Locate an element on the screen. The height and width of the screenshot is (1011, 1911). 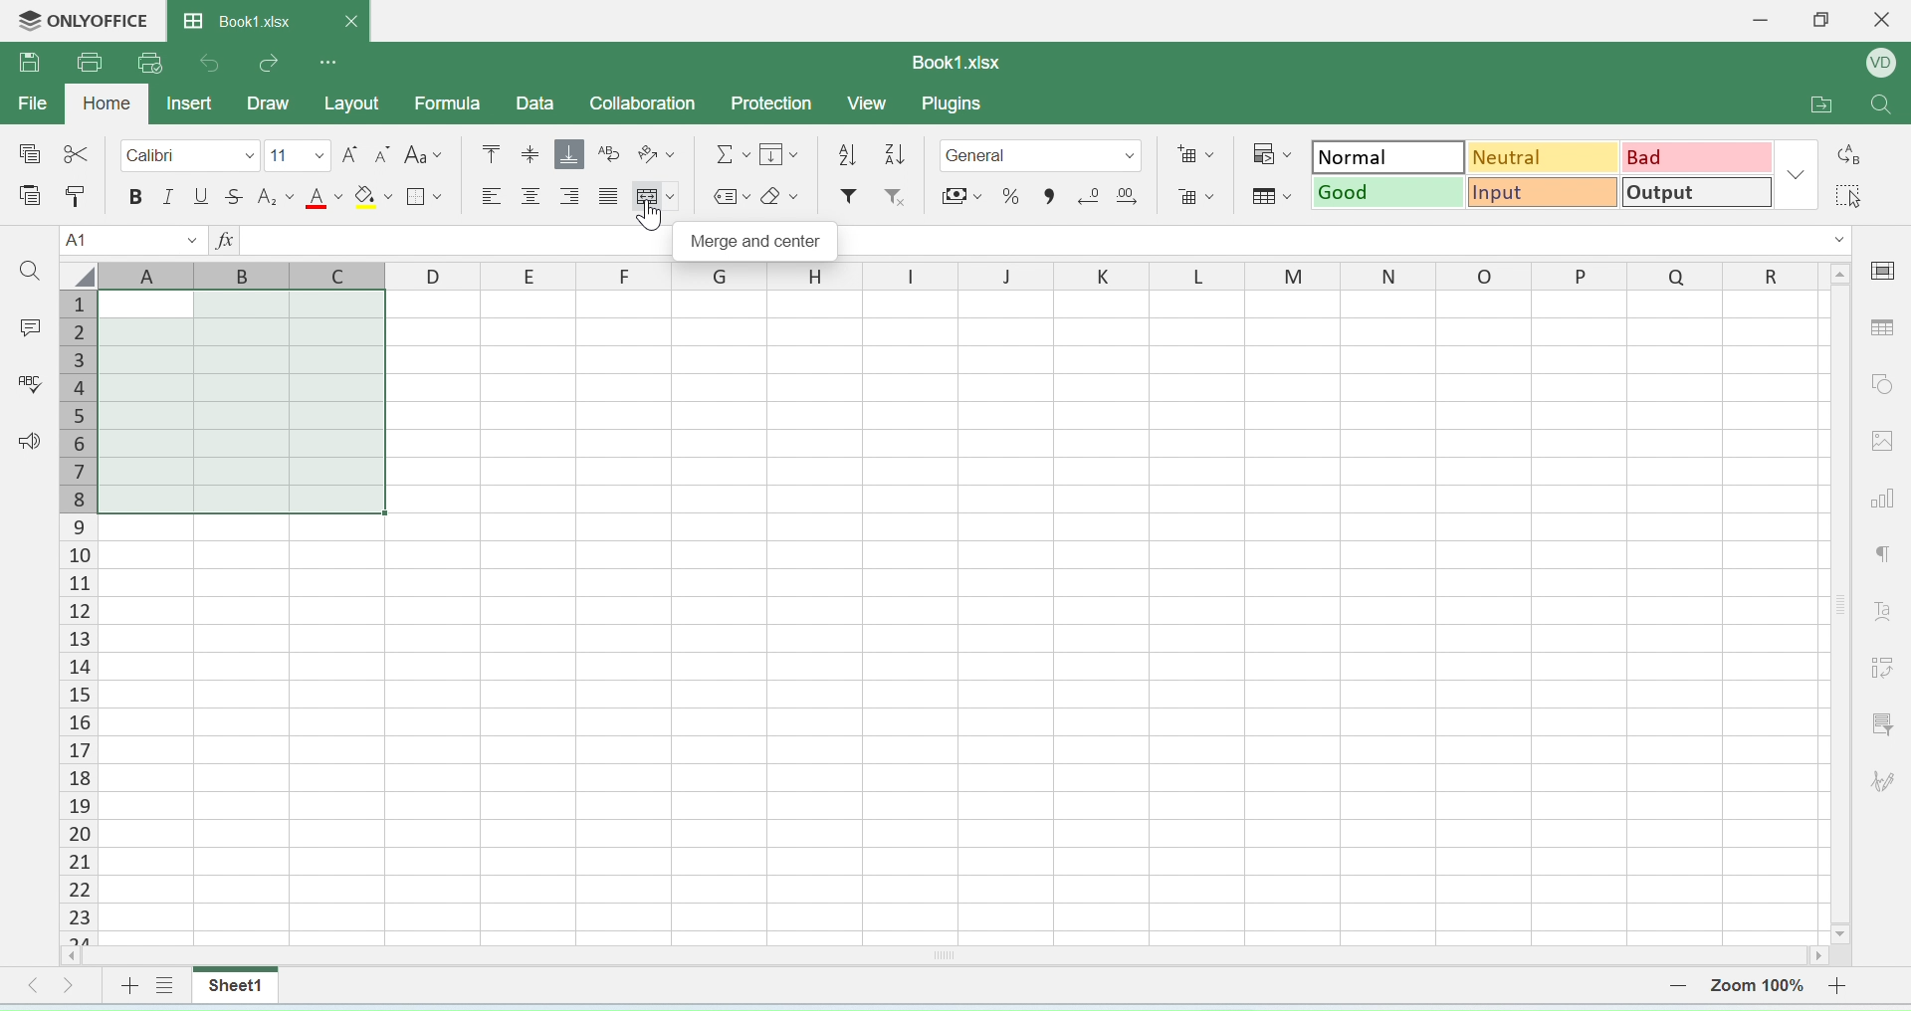
remove cells is located at coordinates (1197, 192).